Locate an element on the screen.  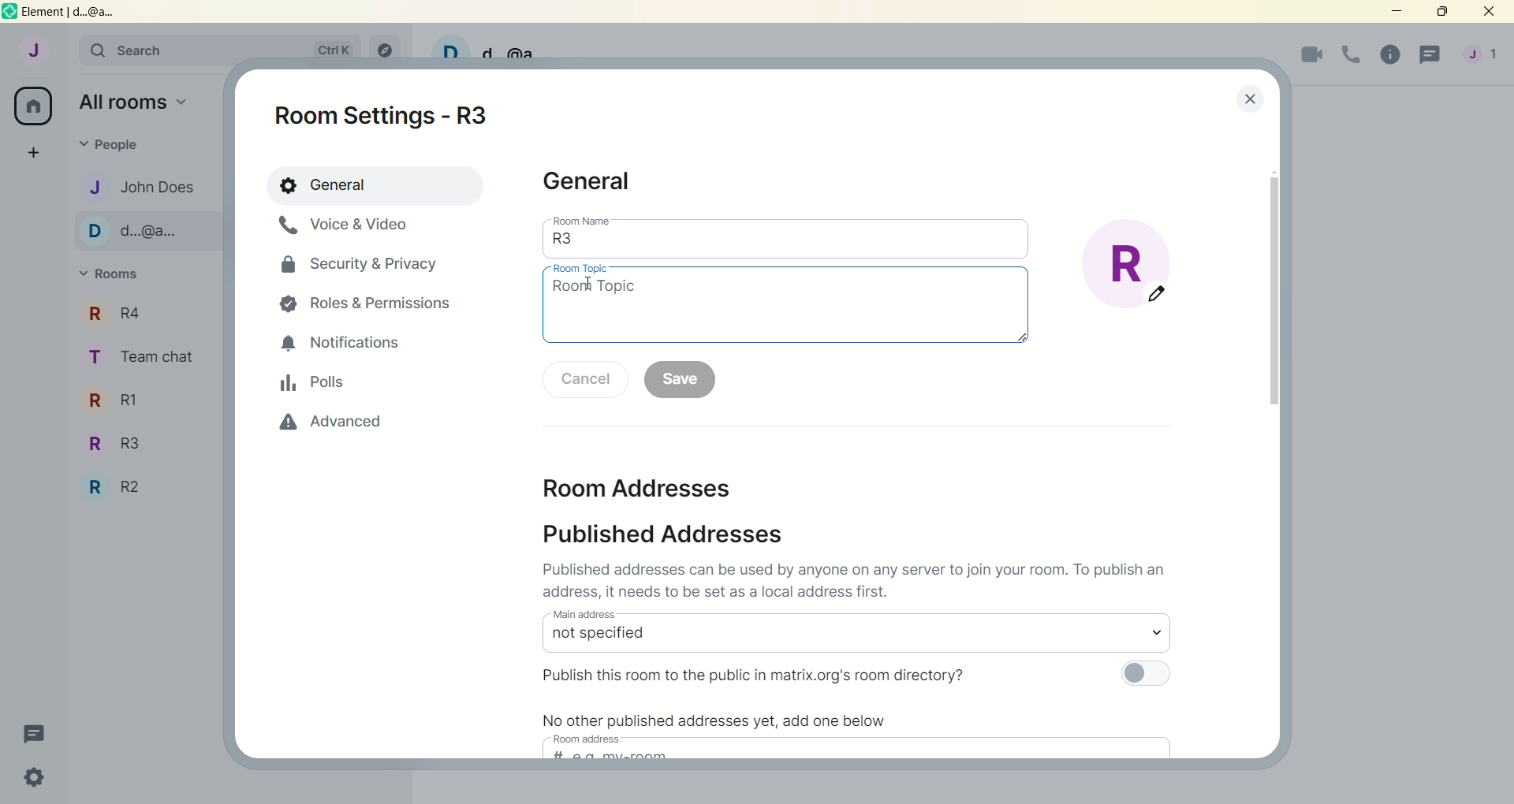
room info is located at coordinates (1389, 54).